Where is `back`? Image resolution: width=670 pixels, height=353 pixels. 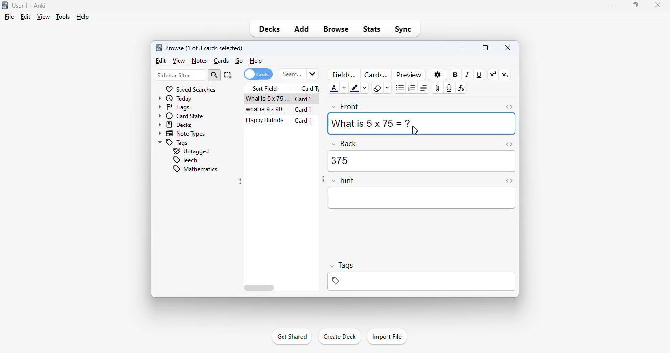
back is located at coordinates (344, 144).